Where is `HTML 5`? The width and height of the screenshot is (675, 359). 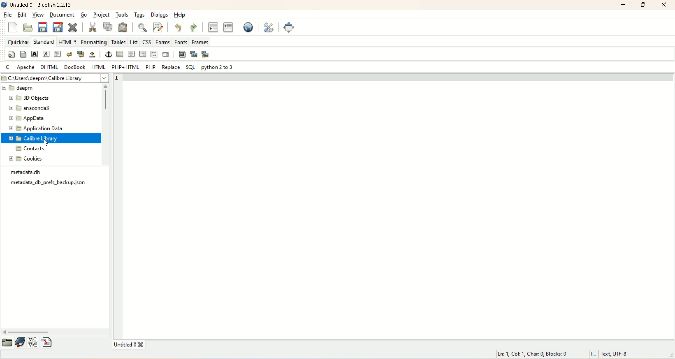
HTML 5 is located at coordinates (68, 41).